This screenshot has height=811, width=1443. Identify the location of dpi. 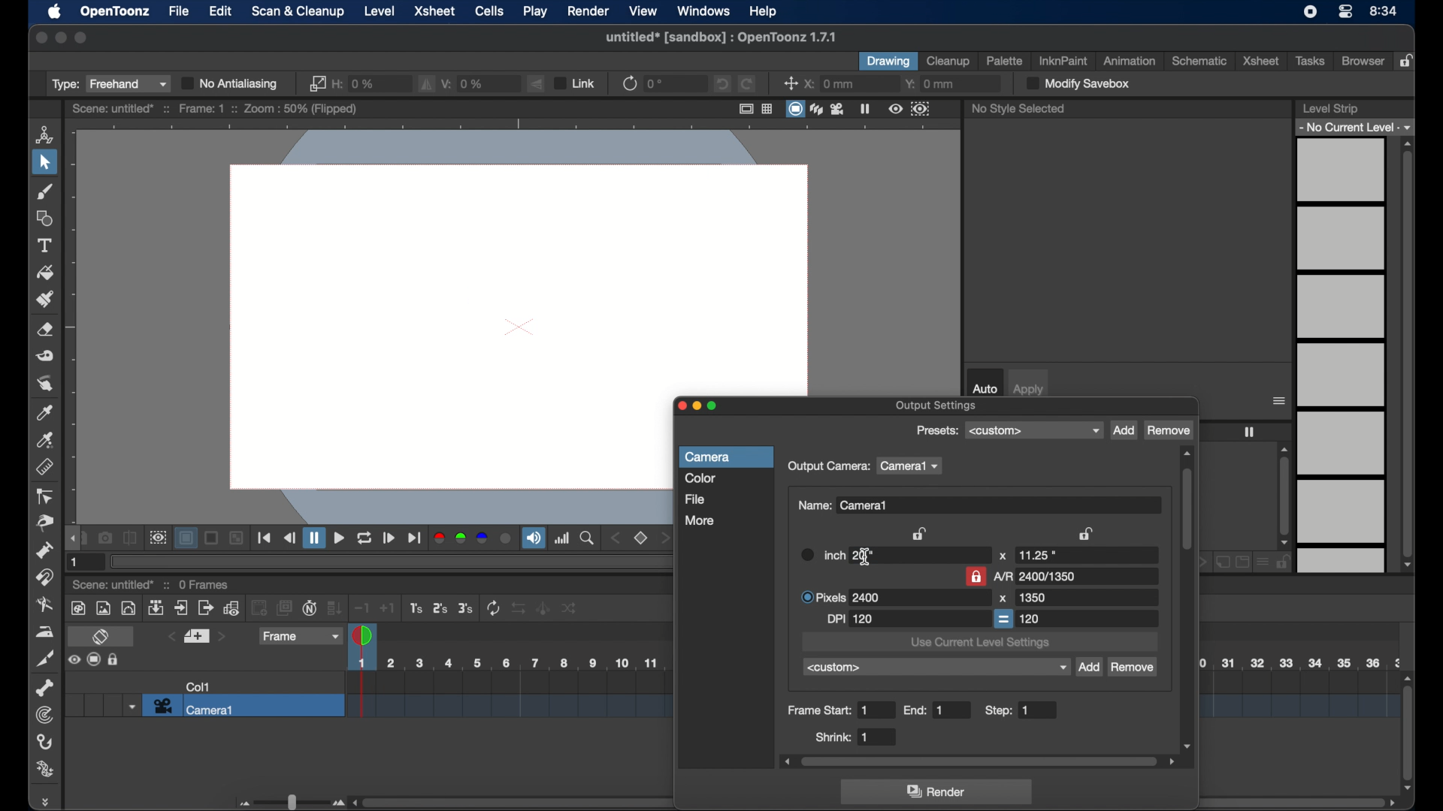
(851, 620).